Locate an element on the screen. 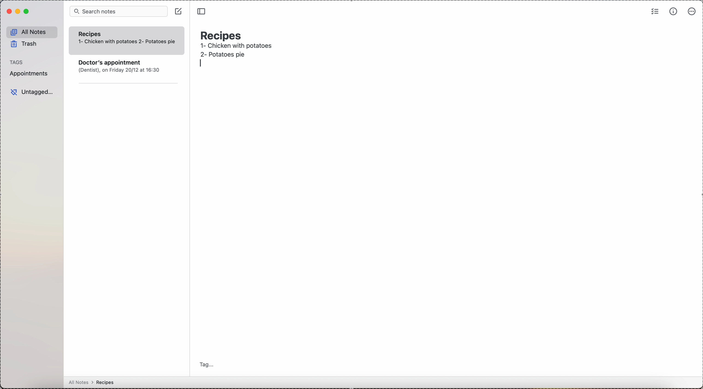  1- Chicken with potatoes is located at coordinates (107, 42).